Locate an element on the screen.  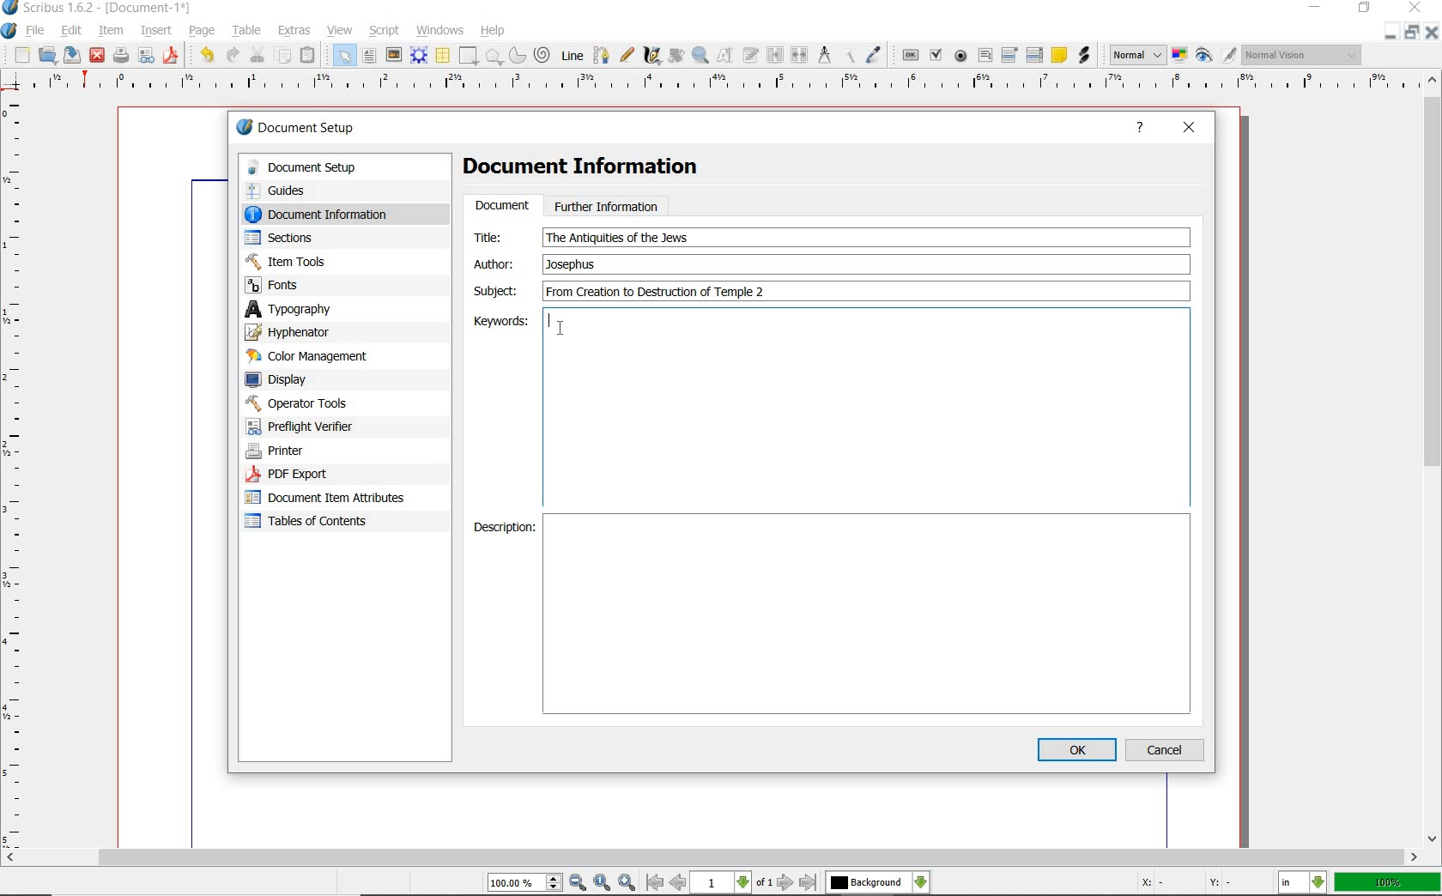
file is located at coordinates (36, 29).